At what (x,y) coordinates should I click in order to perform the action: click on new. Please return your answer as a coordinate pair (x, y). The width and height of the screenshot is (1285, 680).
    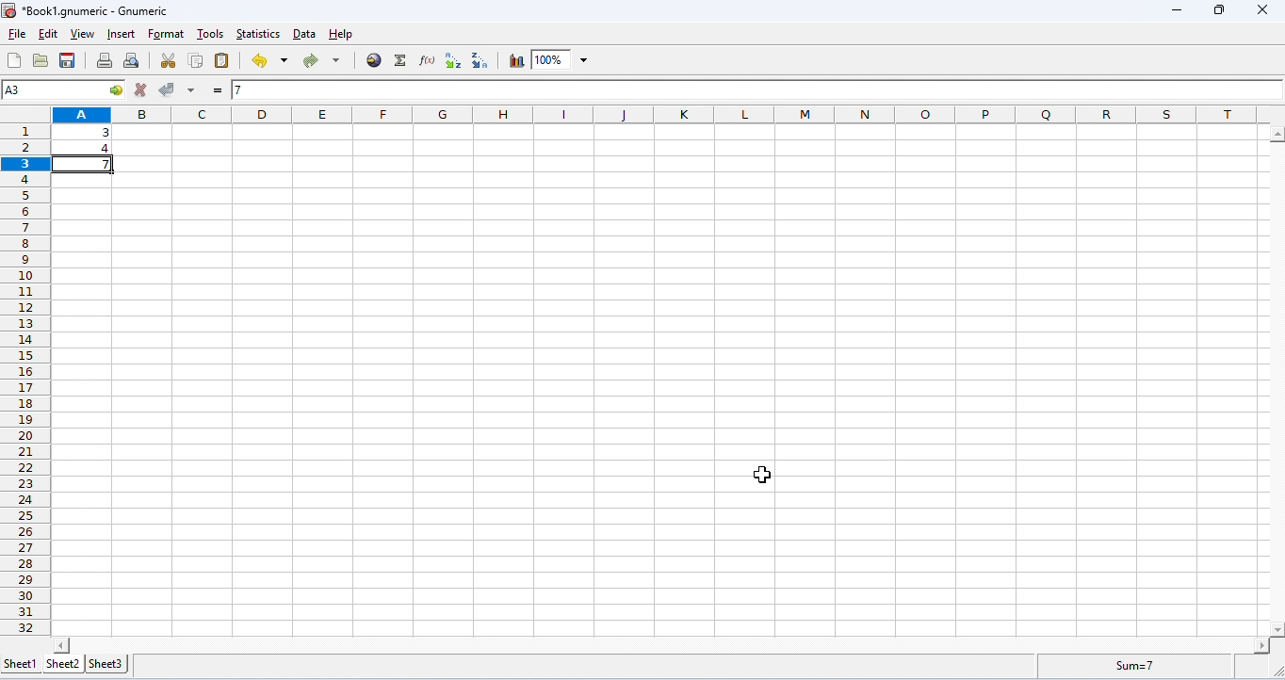
    Looking at the image, I should click on (15, 60).